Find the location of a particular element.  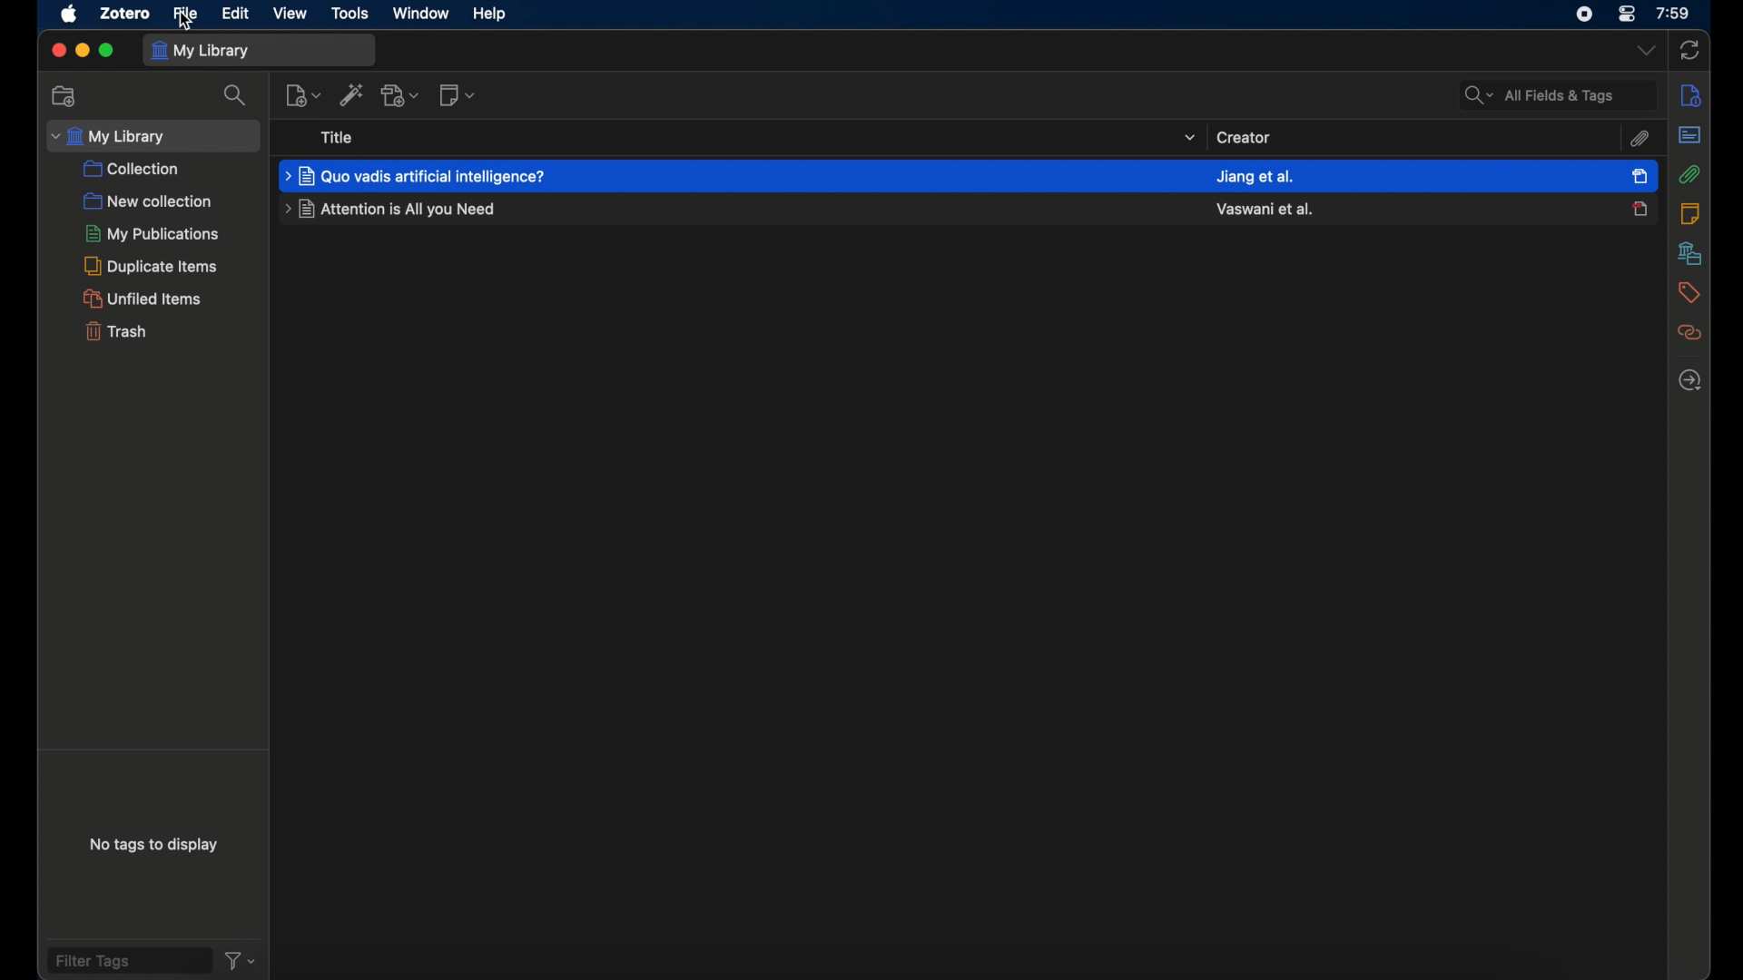

add attachment is located at coordinates (402, 96).